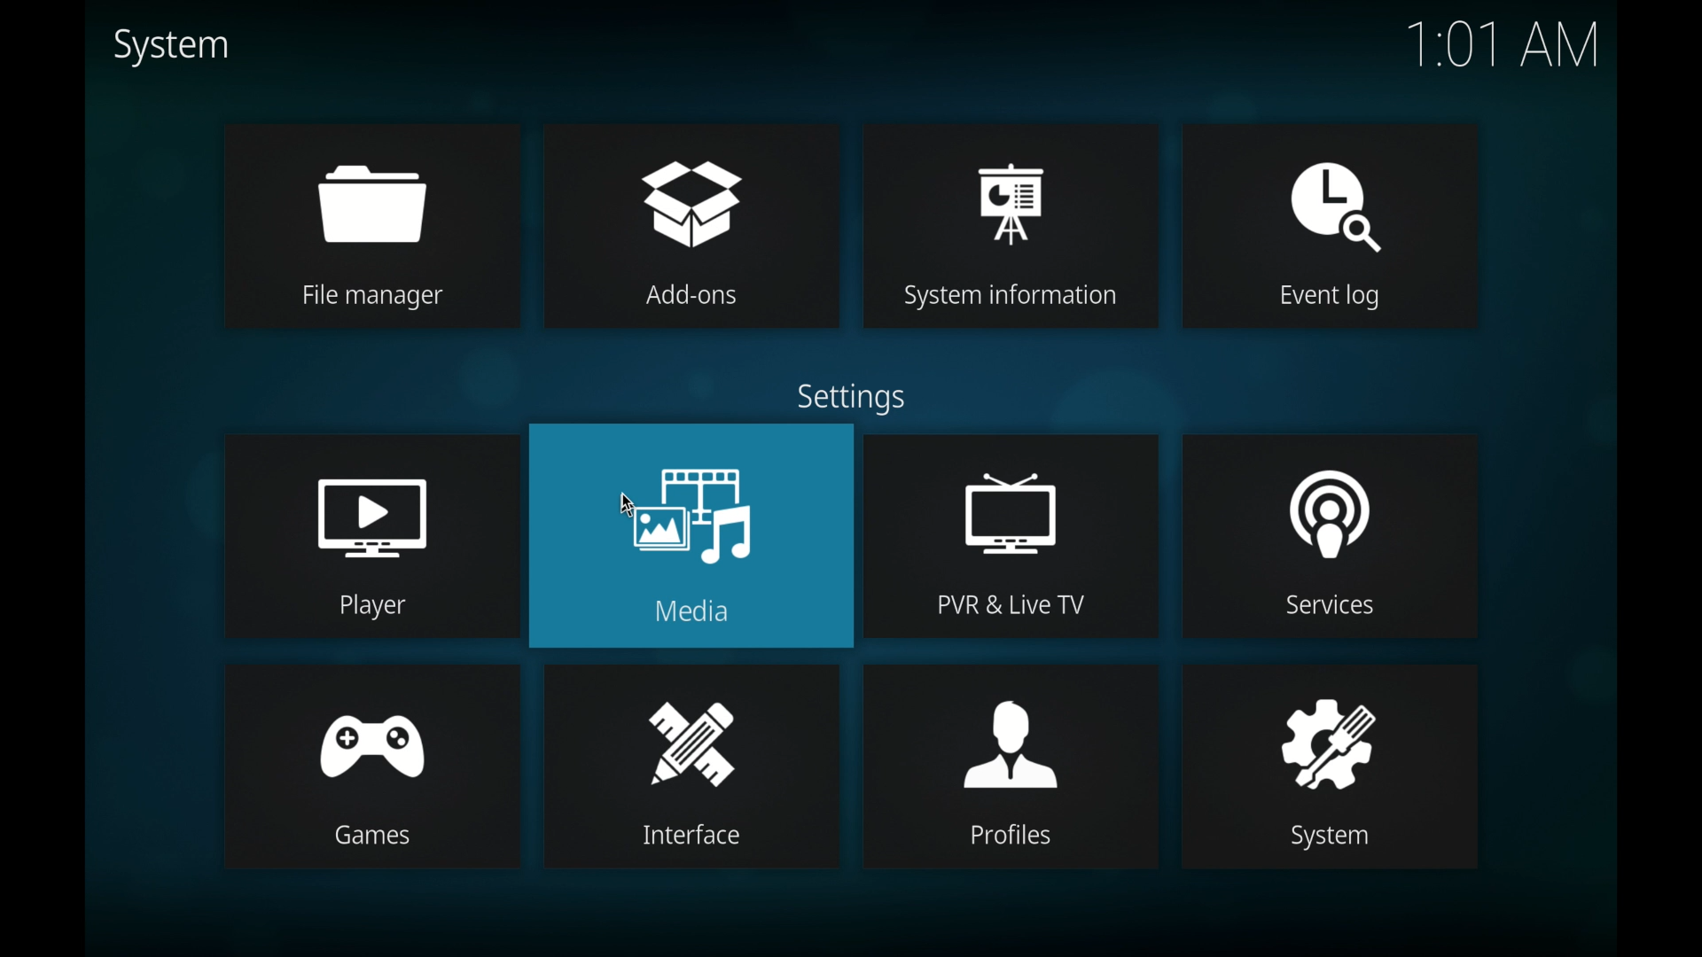  I want to click on System, so click(1318, 834).